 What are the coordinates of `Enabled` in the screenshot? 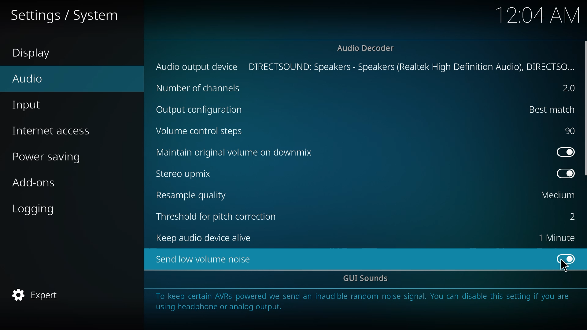 It's located at (566, 258).